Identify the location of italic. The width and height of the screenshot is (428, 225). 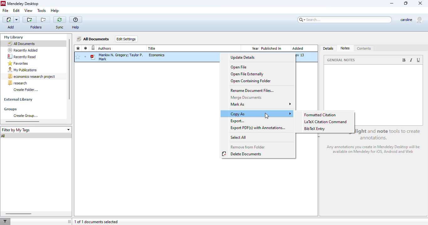
(411, 60).